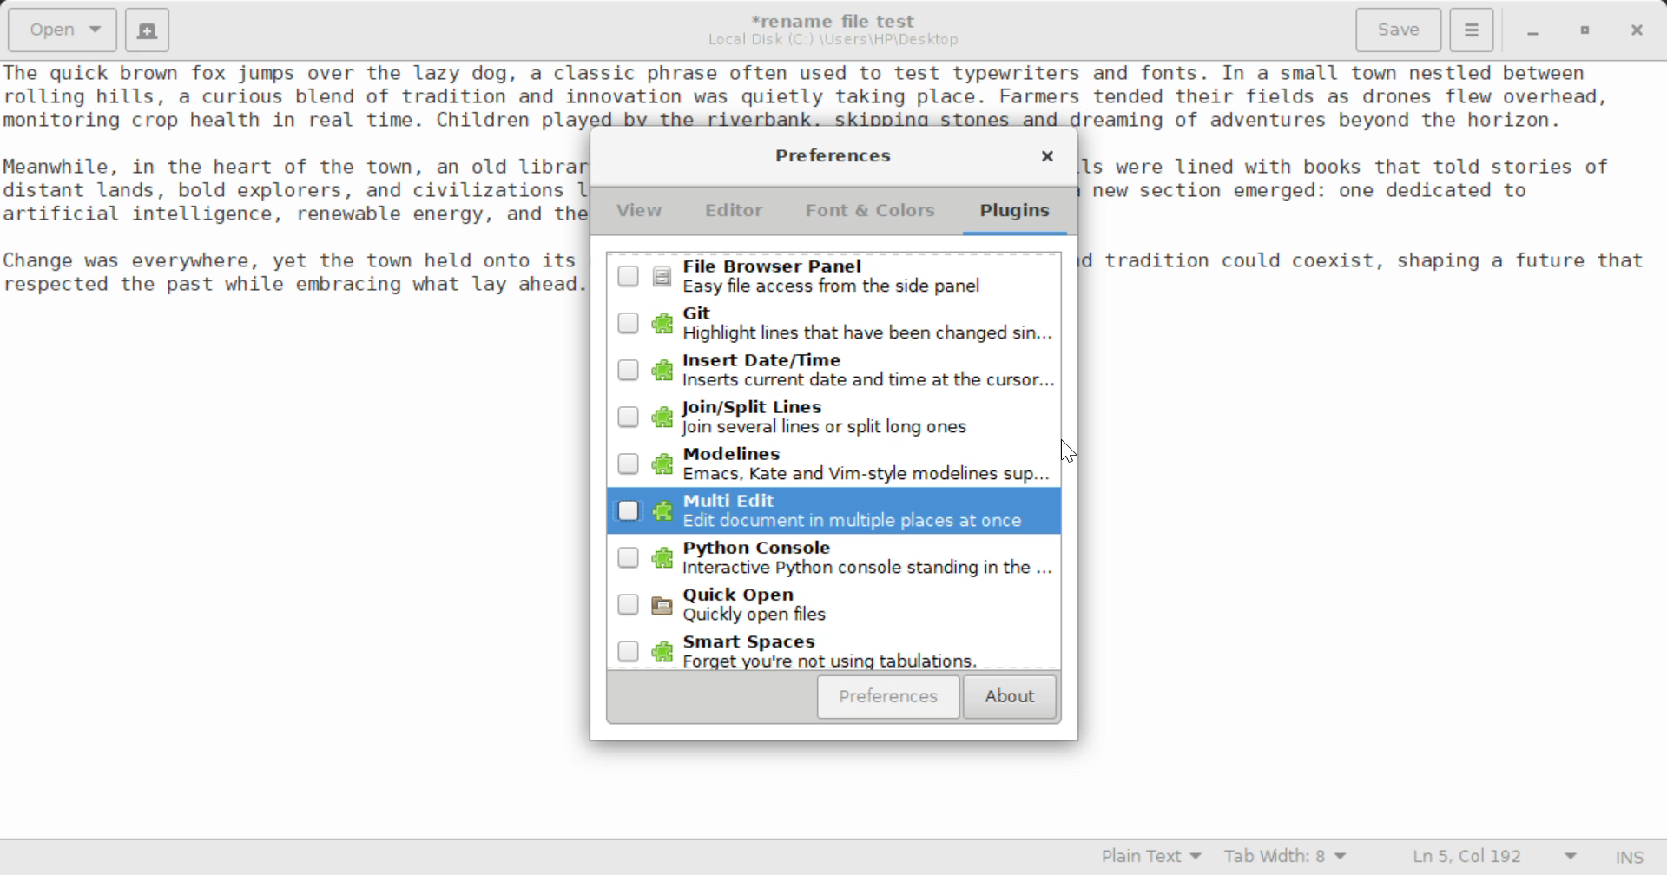  What do you see at coordinates (870, 217) in the screenshot?
I see `Font & Colors Tab` at bounding box center [870, 217].